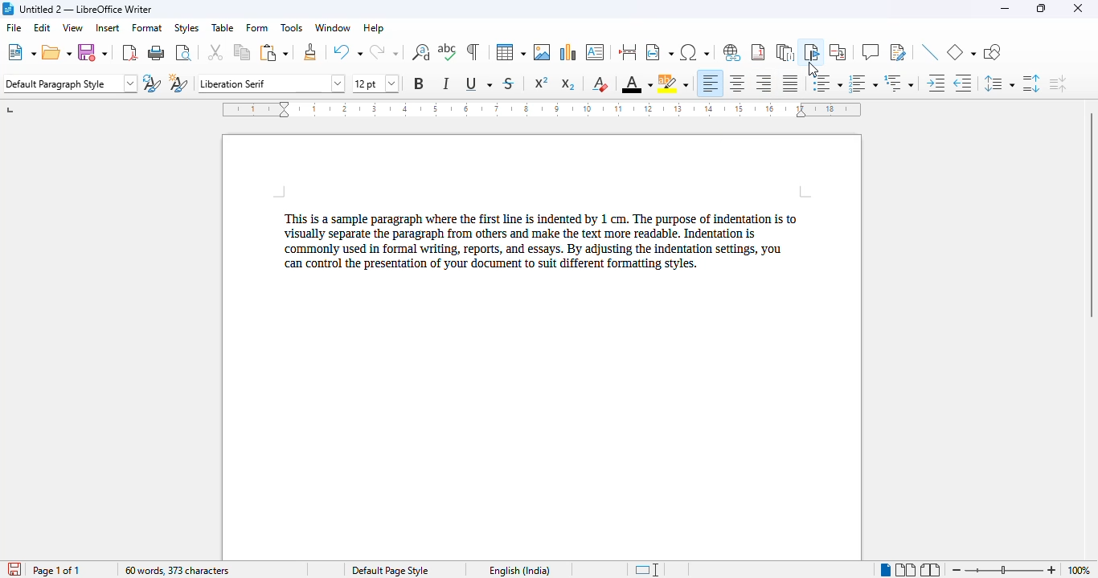 This screenshot has width=1098, height=578. Describe the element at coordinates (1007, 570) in the screenshot. I see `zoom slider` at that location.